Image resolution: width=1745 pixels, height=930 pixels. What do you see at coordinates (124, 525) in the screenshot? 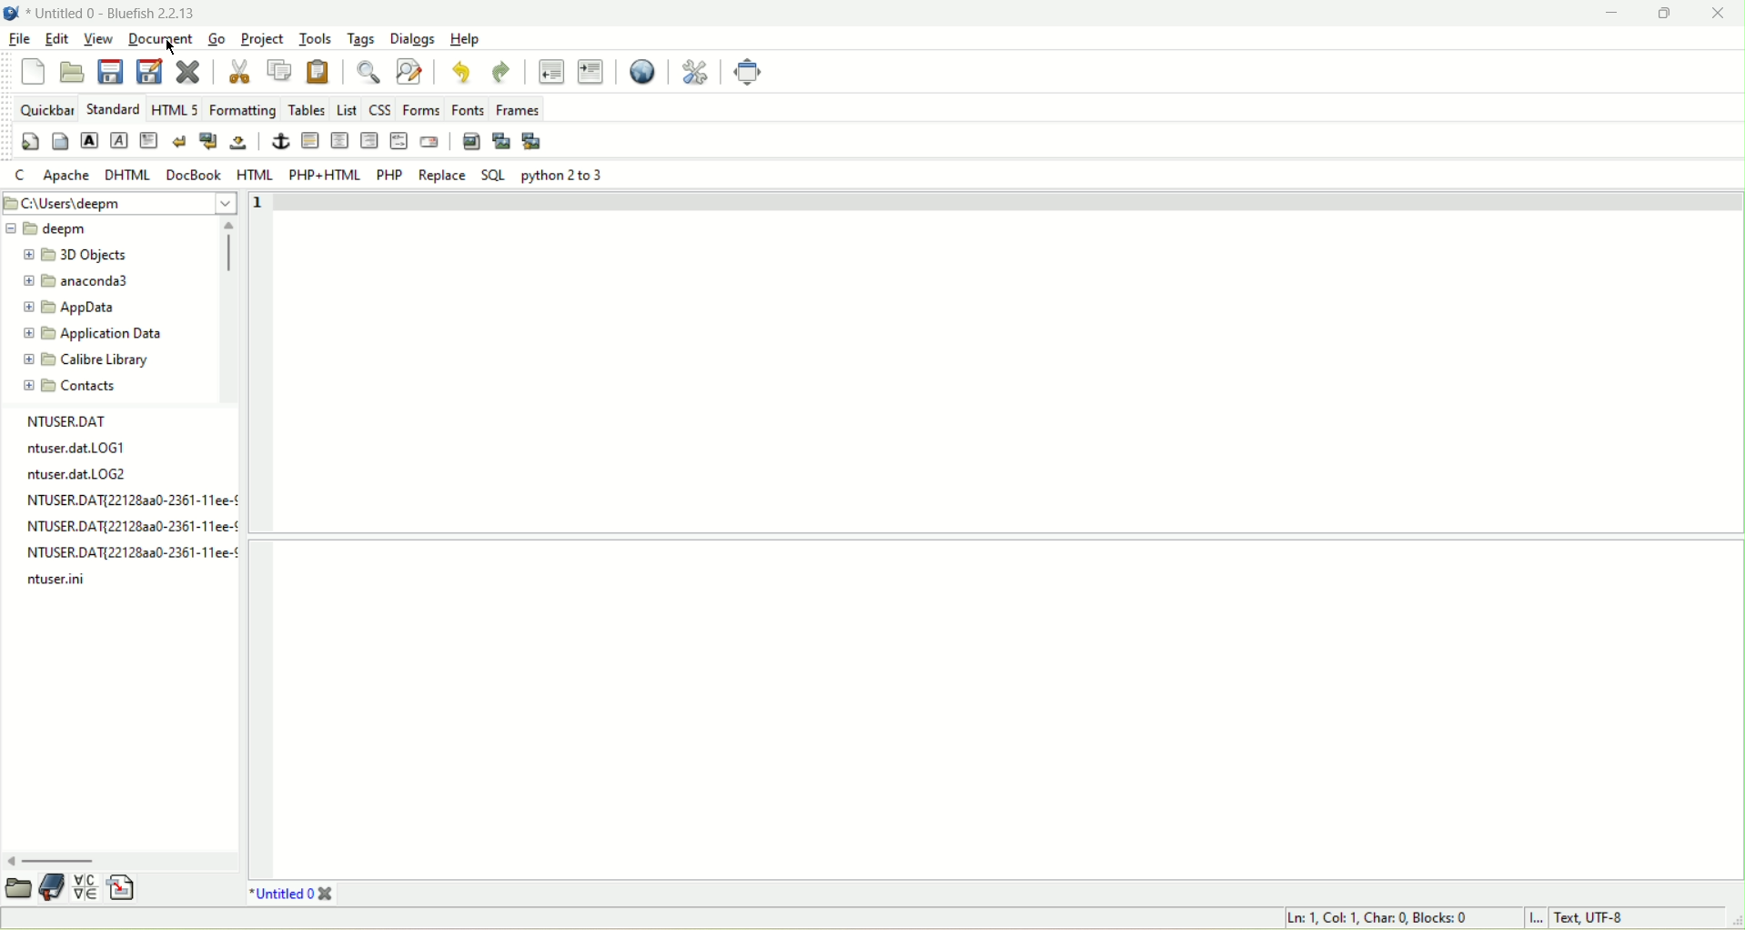
I see `NTUSER.DAT{221283a0-2361-11ee-` at bounding box center [124, 525].